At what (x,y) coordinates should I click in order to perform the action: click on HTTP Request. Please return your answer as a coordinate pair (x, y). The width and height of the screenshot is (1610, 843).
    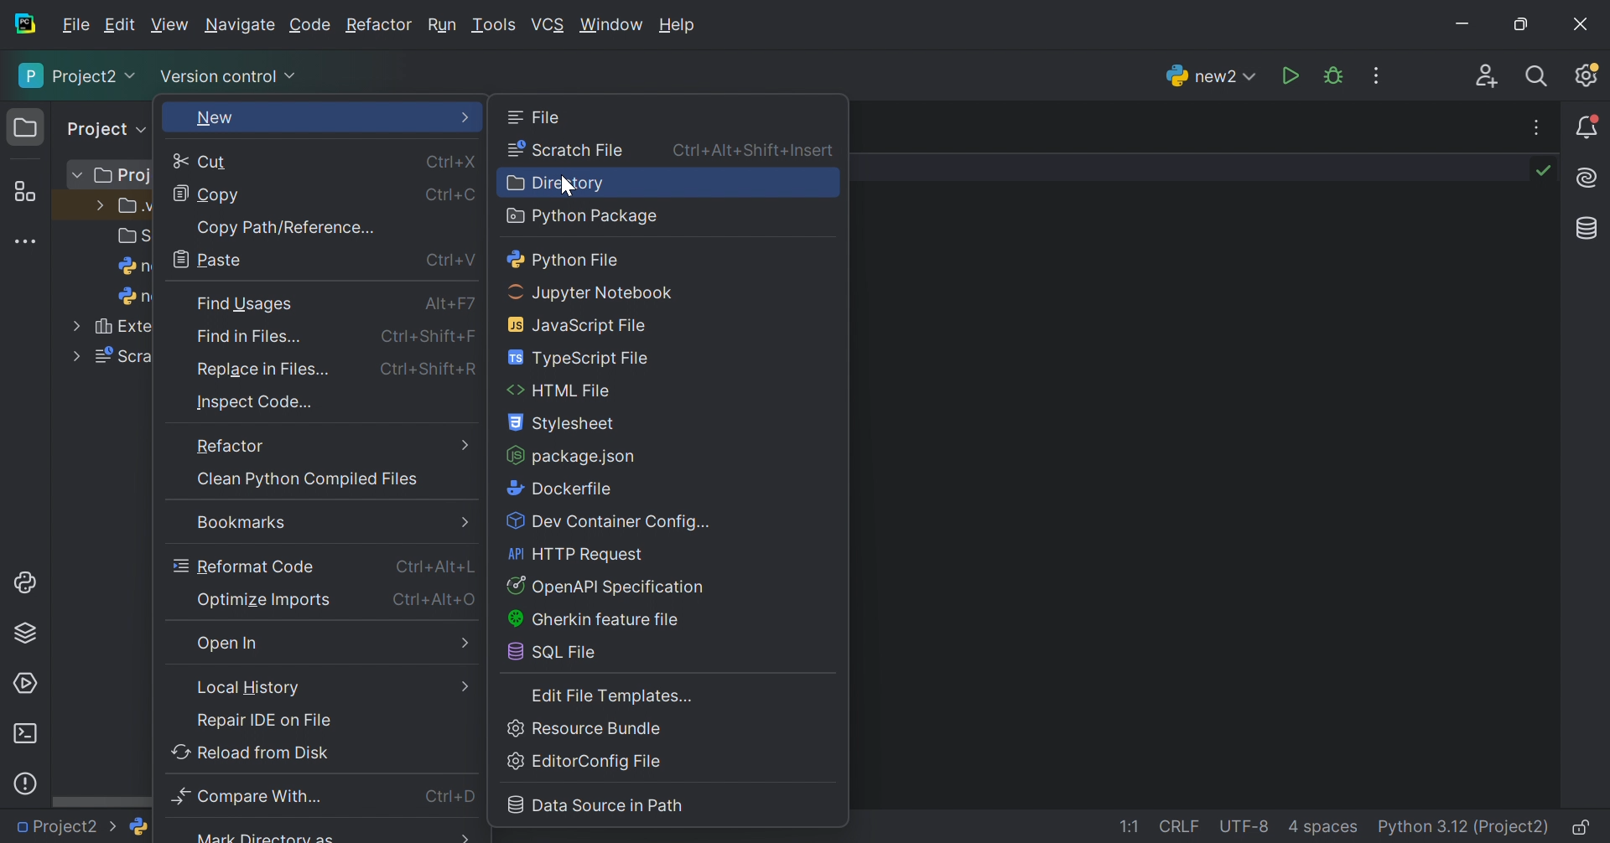
    Looking at the image, I should click on (573, 553).